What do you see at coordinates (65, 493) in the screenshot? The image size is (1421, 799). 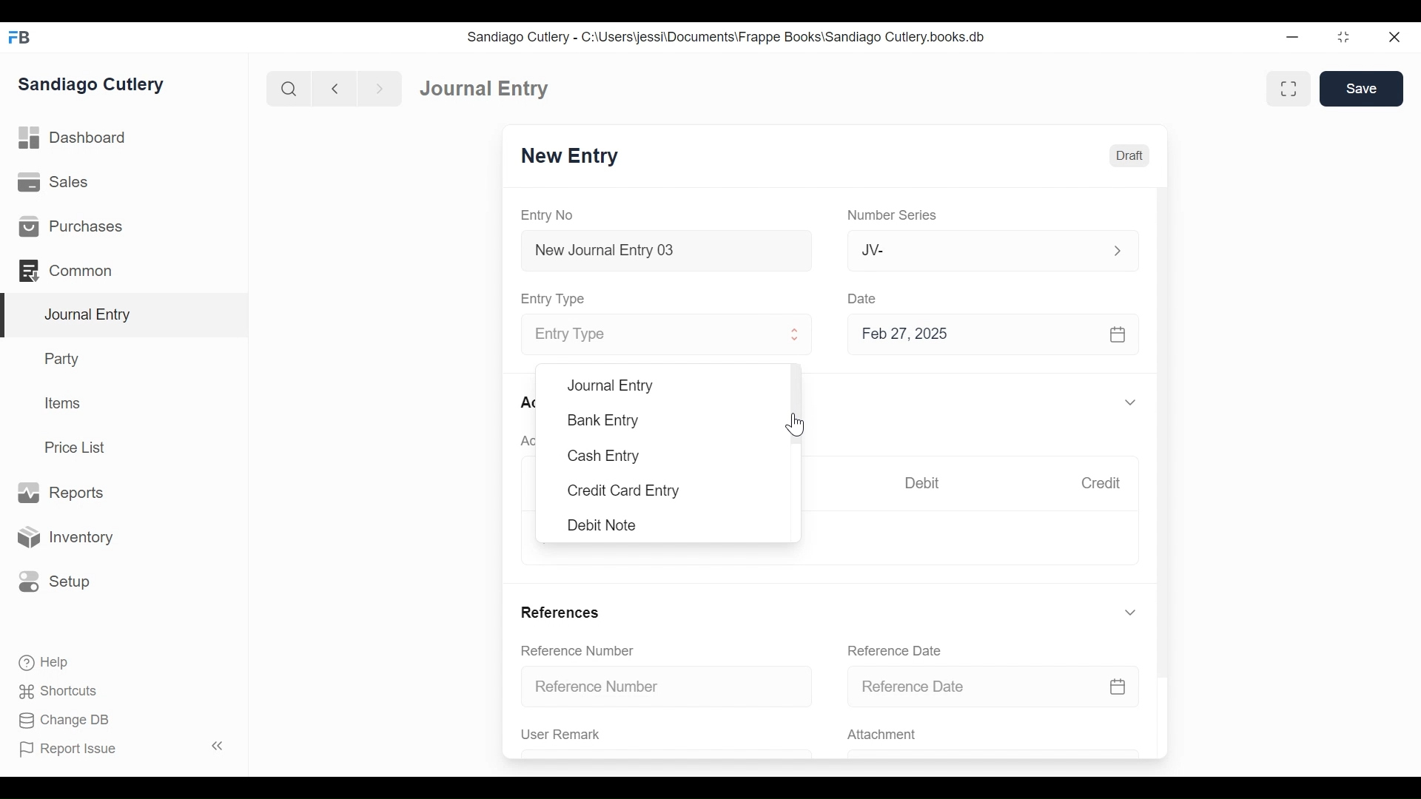 I see `Reports` at bounding box center [65, 493].